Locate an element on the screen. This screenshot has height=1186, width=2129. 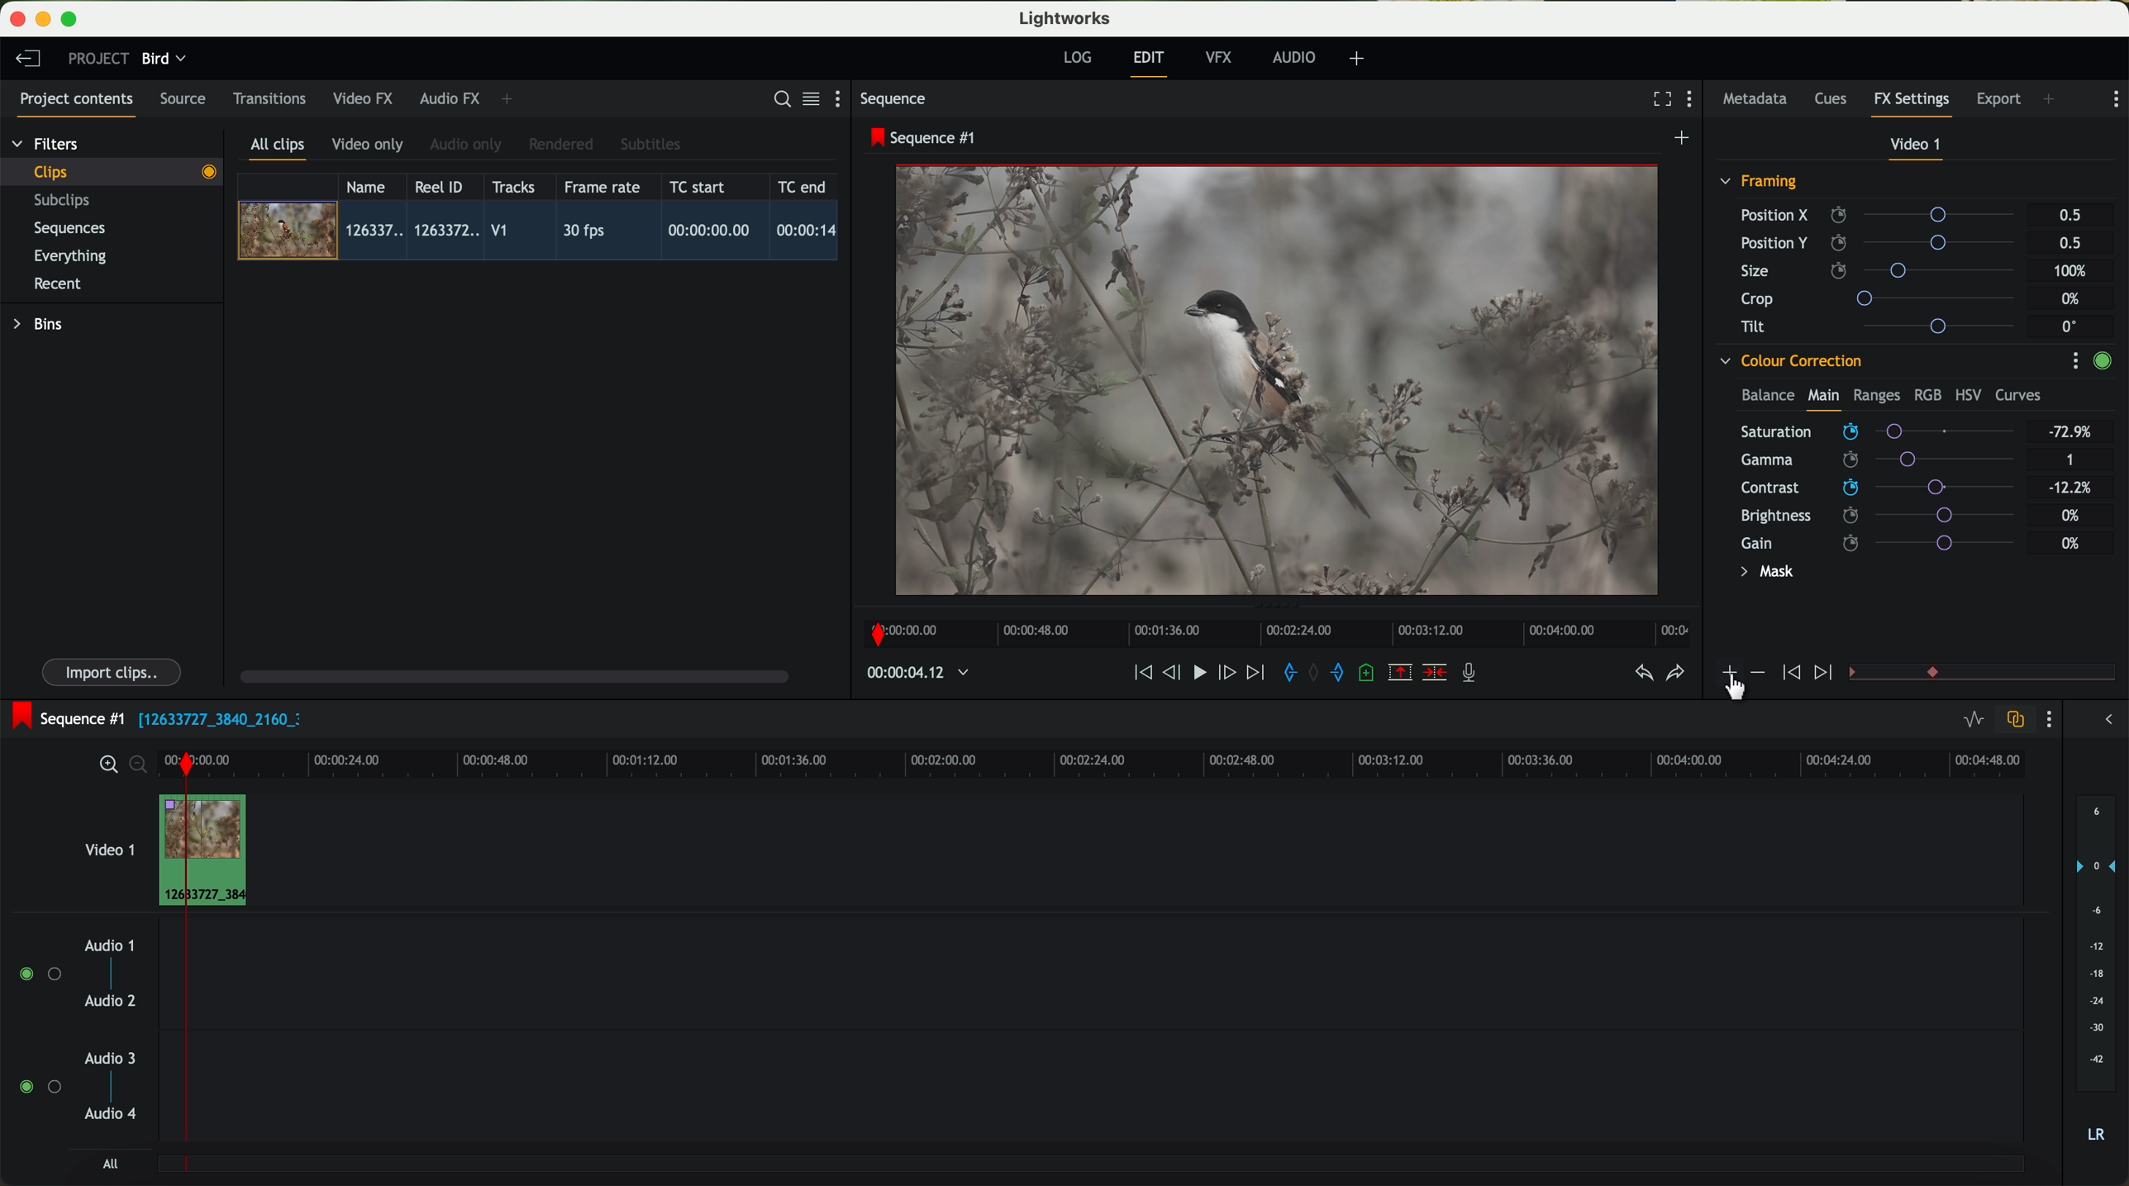
audio 3 is located at coordinates (102, 1057).